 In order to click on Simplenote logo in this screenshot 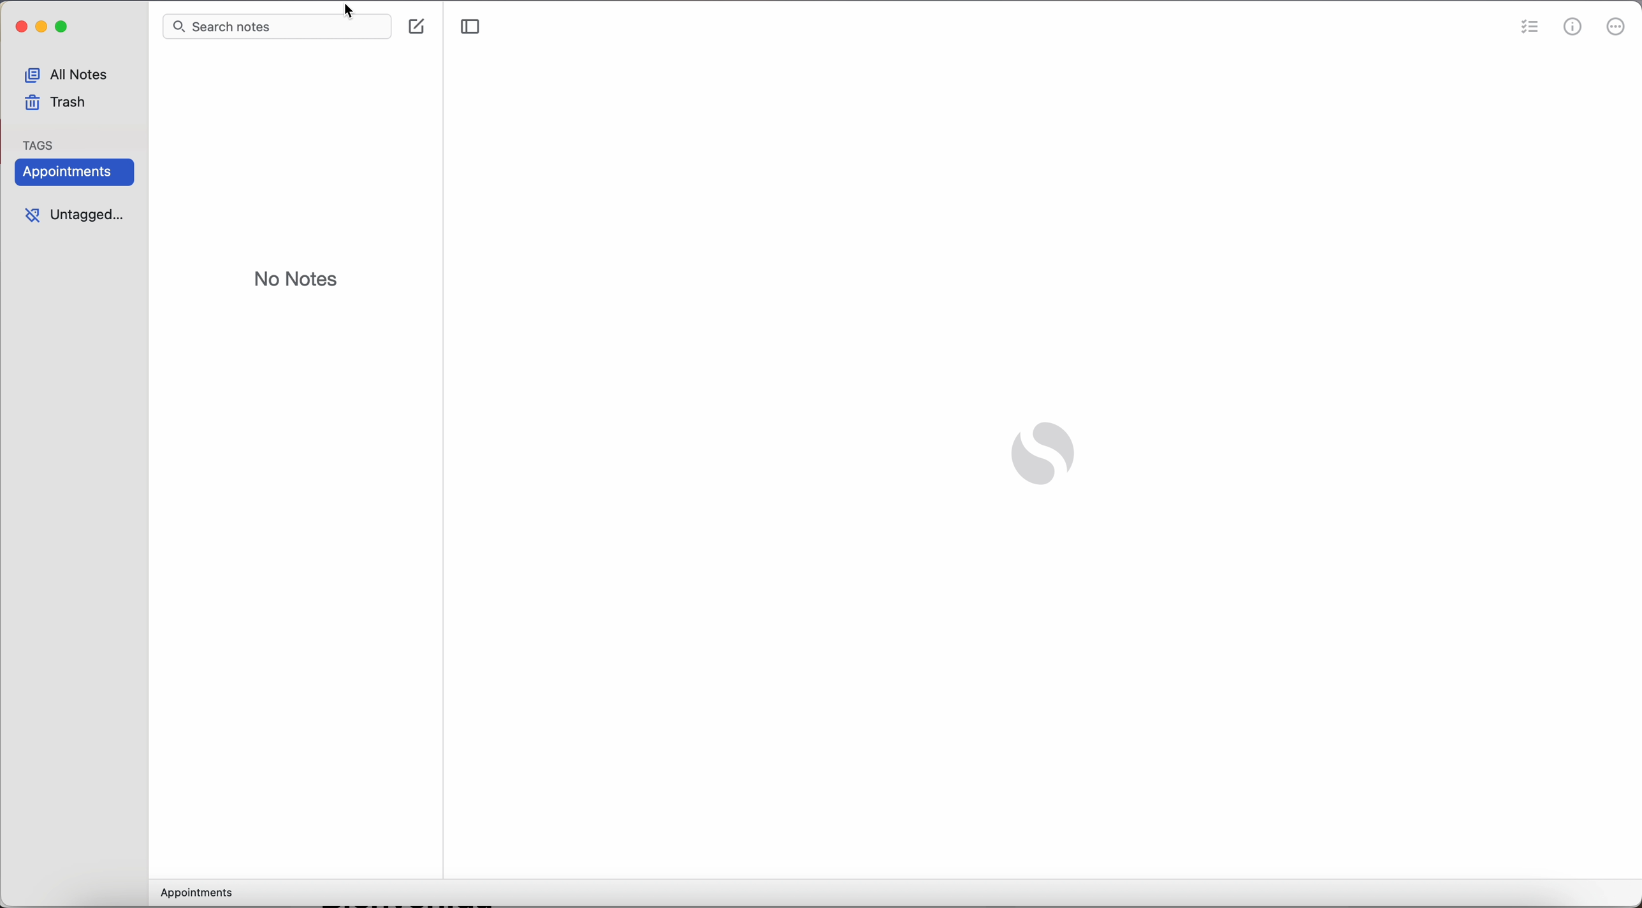, I will do `click(1040, 456)`.